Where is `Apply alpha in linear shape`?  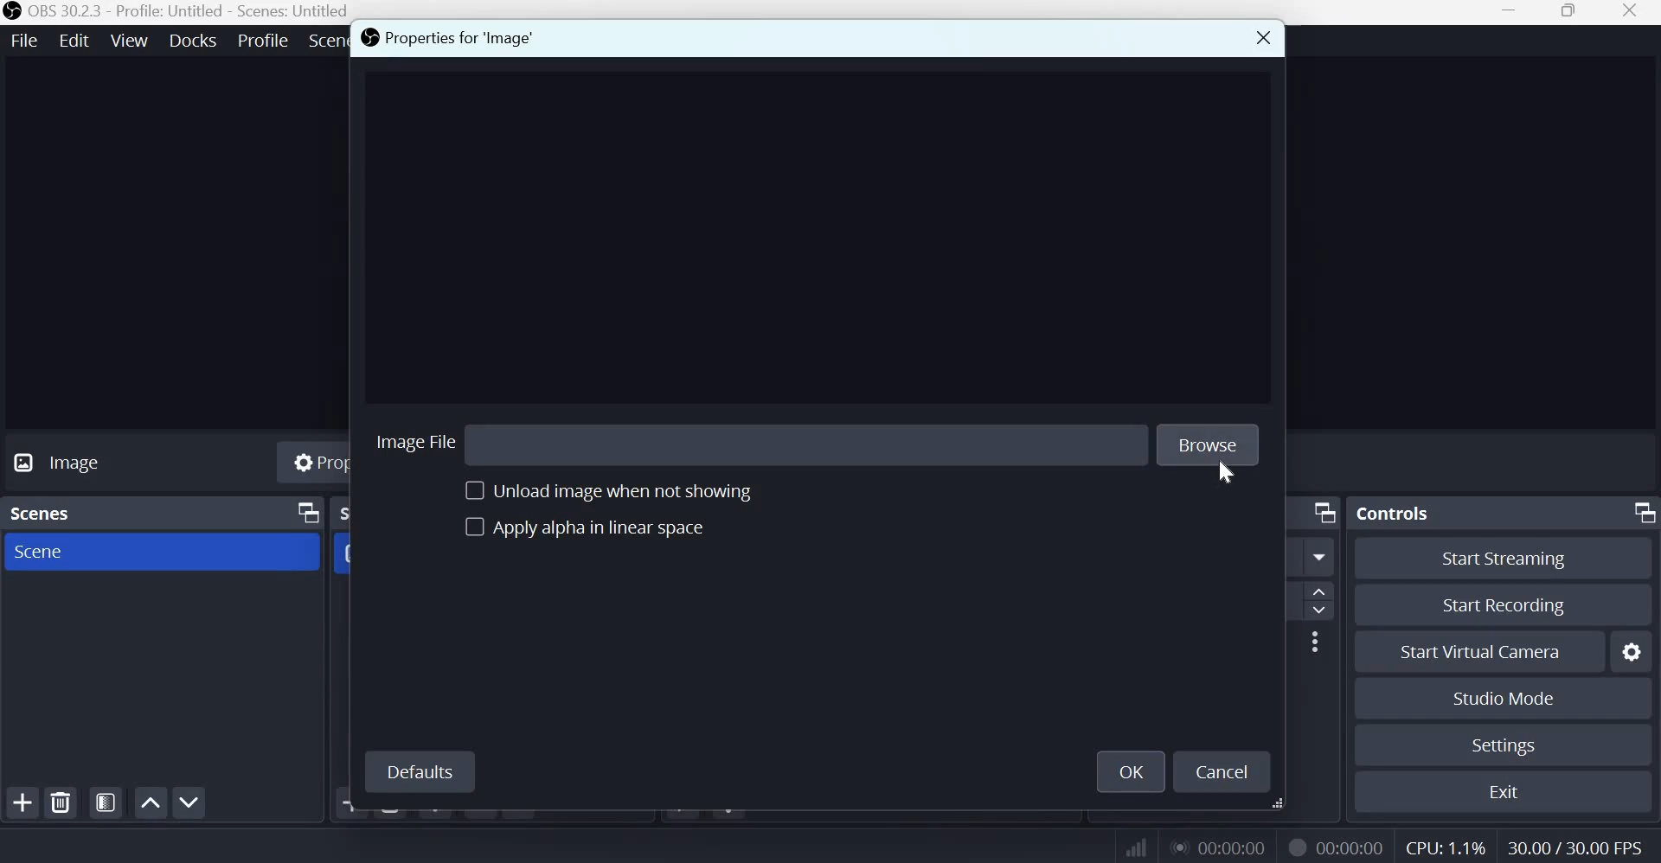 Apply alpha in linear shape is located at coordinates (589, 528).